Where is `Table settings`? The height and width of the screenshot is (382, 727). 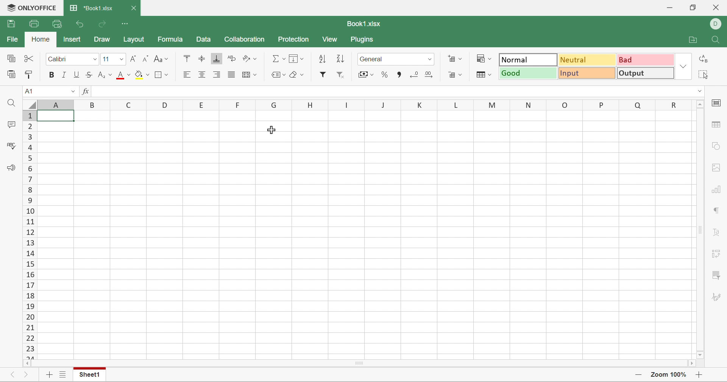
Table settings is located at coordinates (718, 125).